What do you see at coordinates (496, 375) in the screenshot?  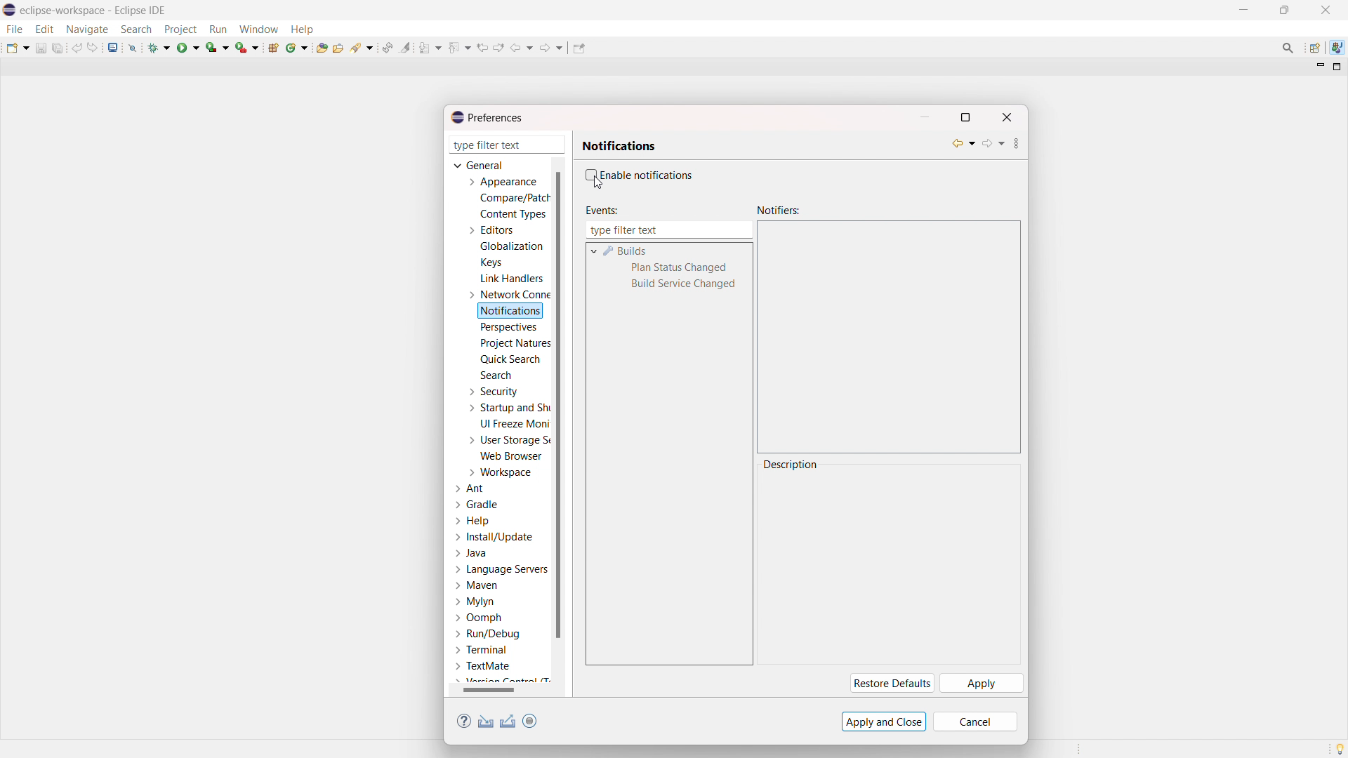 I see `search` at bounding box center [496, 375].